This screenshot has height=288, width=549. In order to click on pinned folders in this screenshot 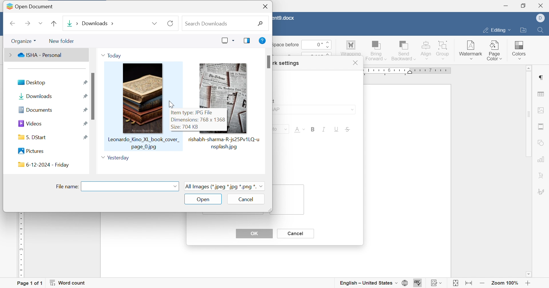, I will do `click(84, 111)`.